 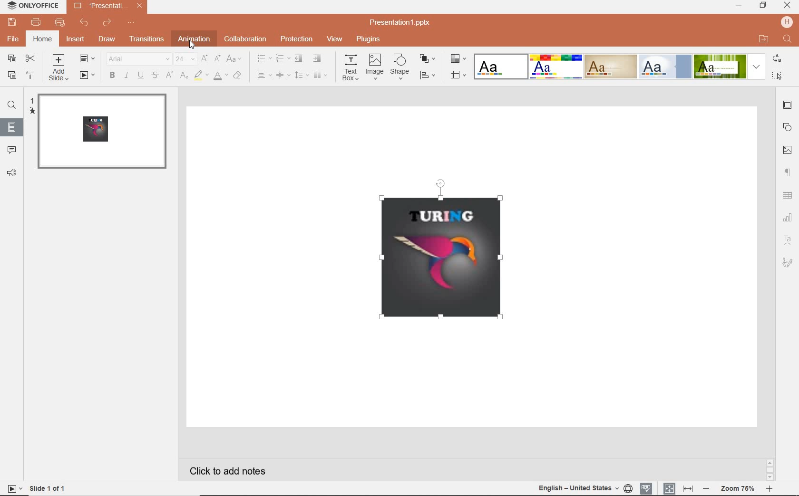 What do you see at coordinates (610, 66) in the screenshot?
I see `classic` at bounding box center [610, 66].